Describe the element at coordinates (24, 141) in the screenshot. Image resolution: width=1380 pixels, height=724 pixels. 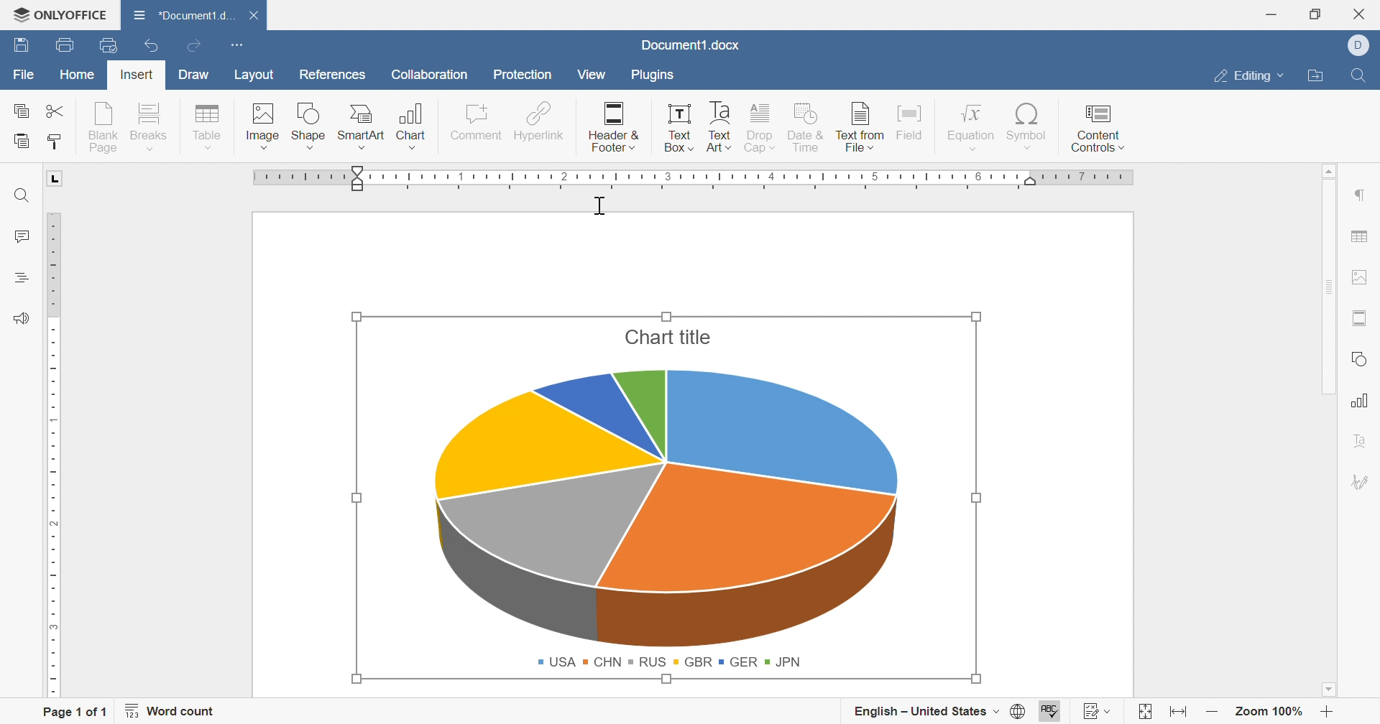
I see `Paste` at that location.